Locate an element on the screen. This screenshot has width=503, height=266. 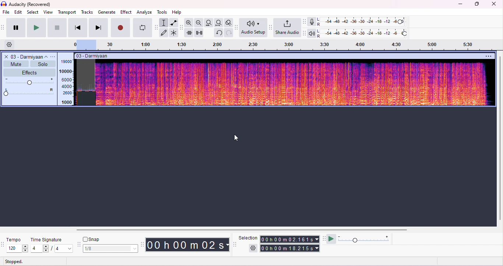
options is located at coordinates (488, 56).